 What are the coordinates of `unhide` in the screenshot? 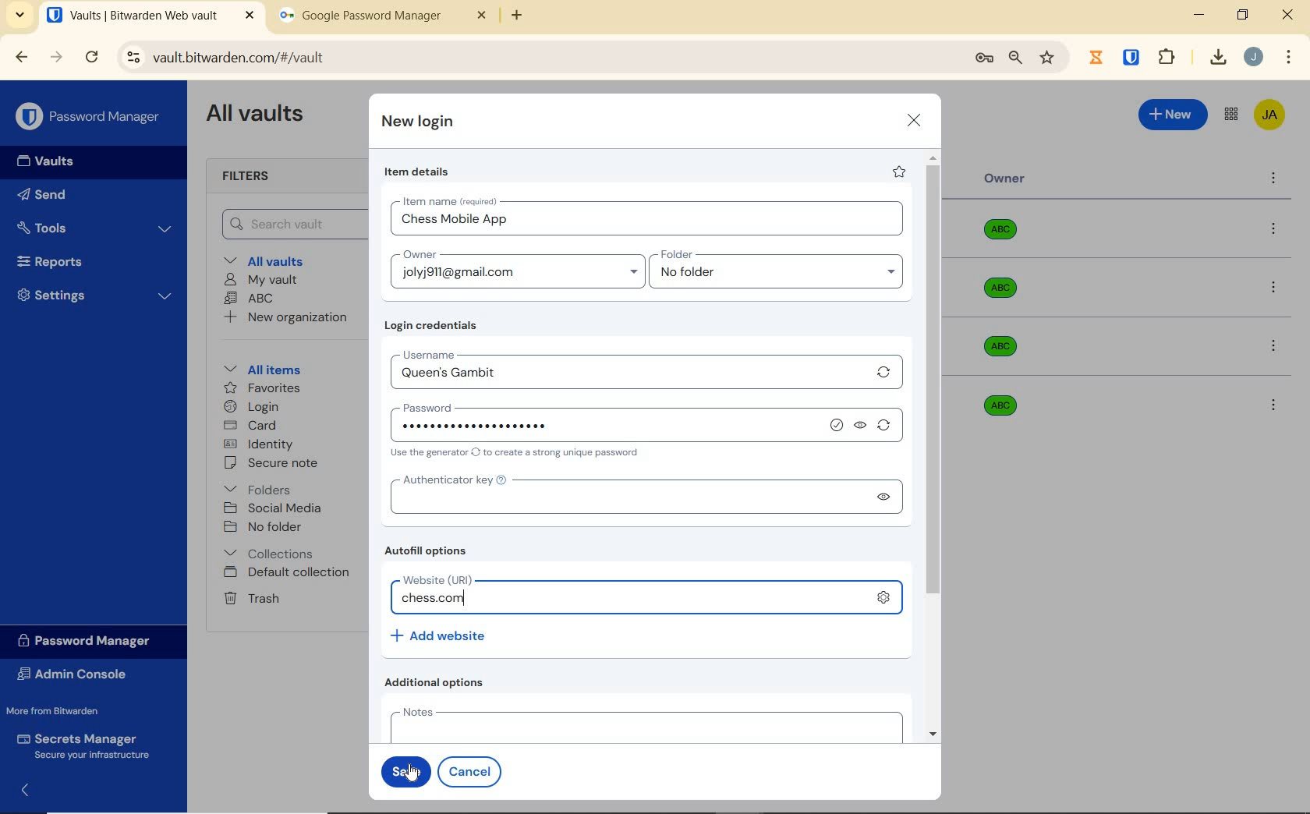 It's located at (882, 497).